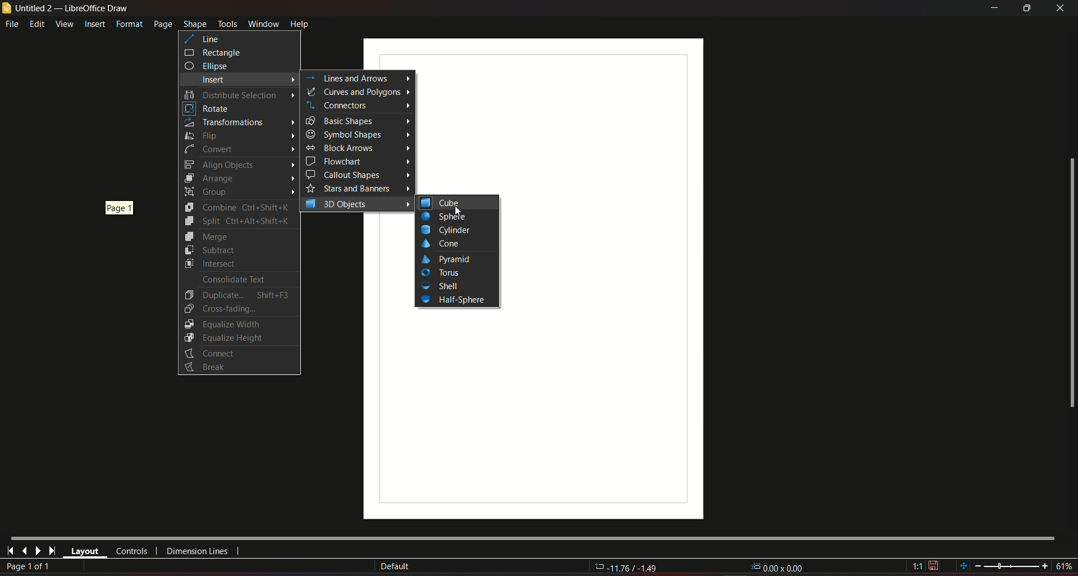 The width and height of the screenshot is (1078, 576). I want to click on Transformations, so click(225, 122).